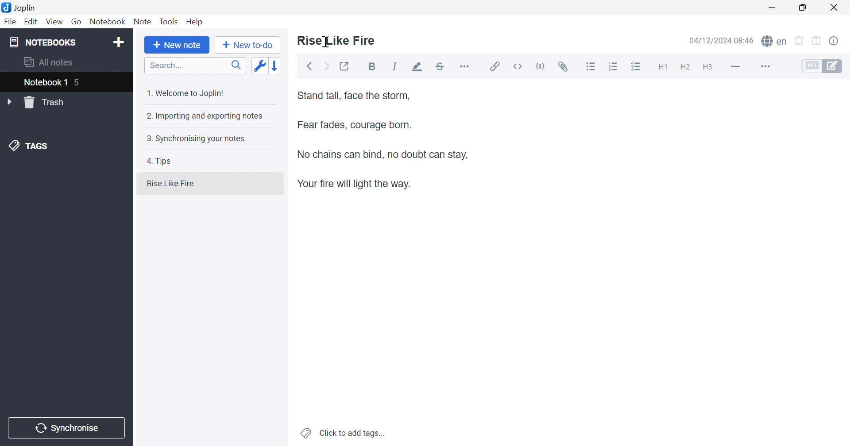 The image size is (850, 446). I want to click on Help, so click(193, 21).